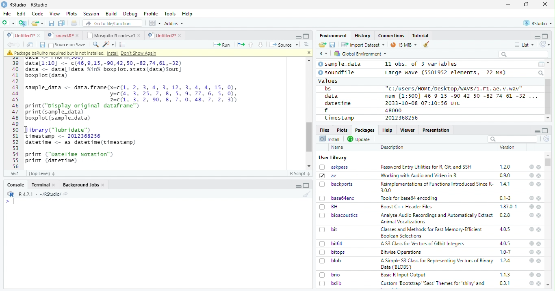 Image resolution: width=555 pixels, height=291 pixels. I want to click on 0.9.0, so click(505, 175).